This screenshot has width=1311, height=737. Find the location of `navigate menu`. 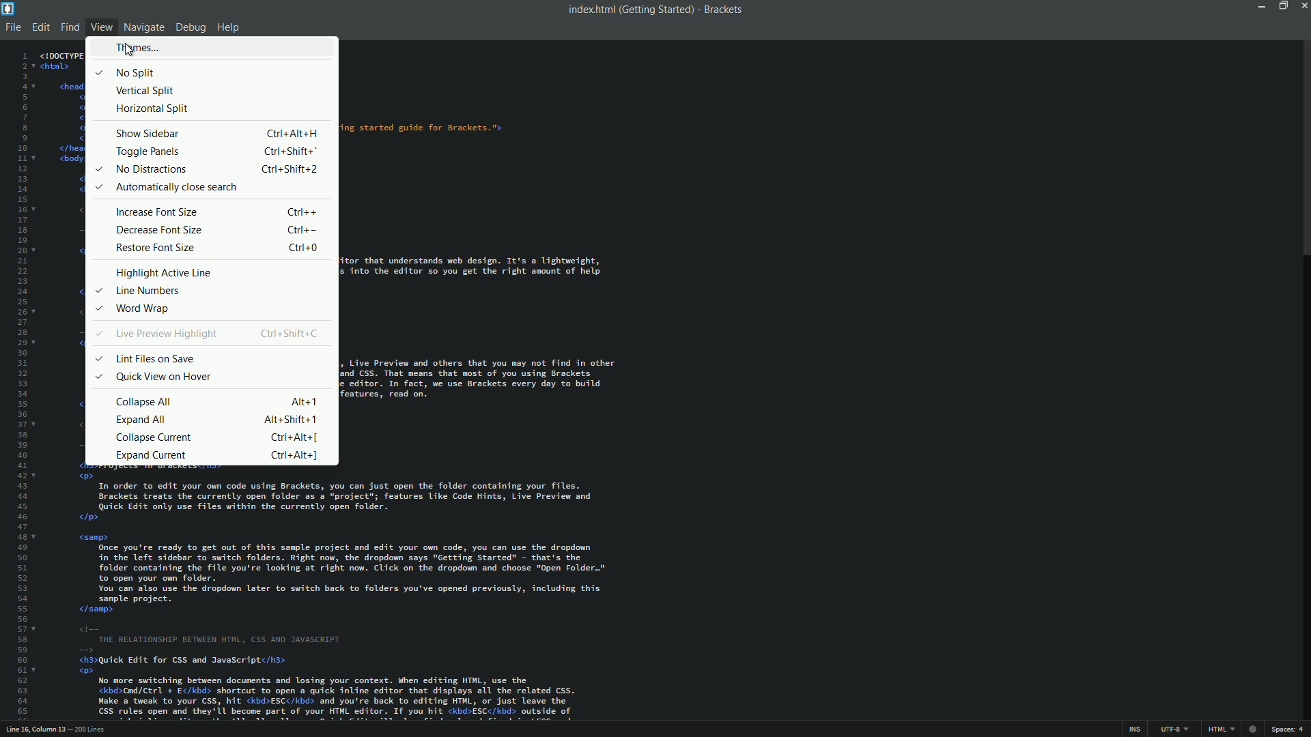

navigate menu is located at coordinates (143, 27).